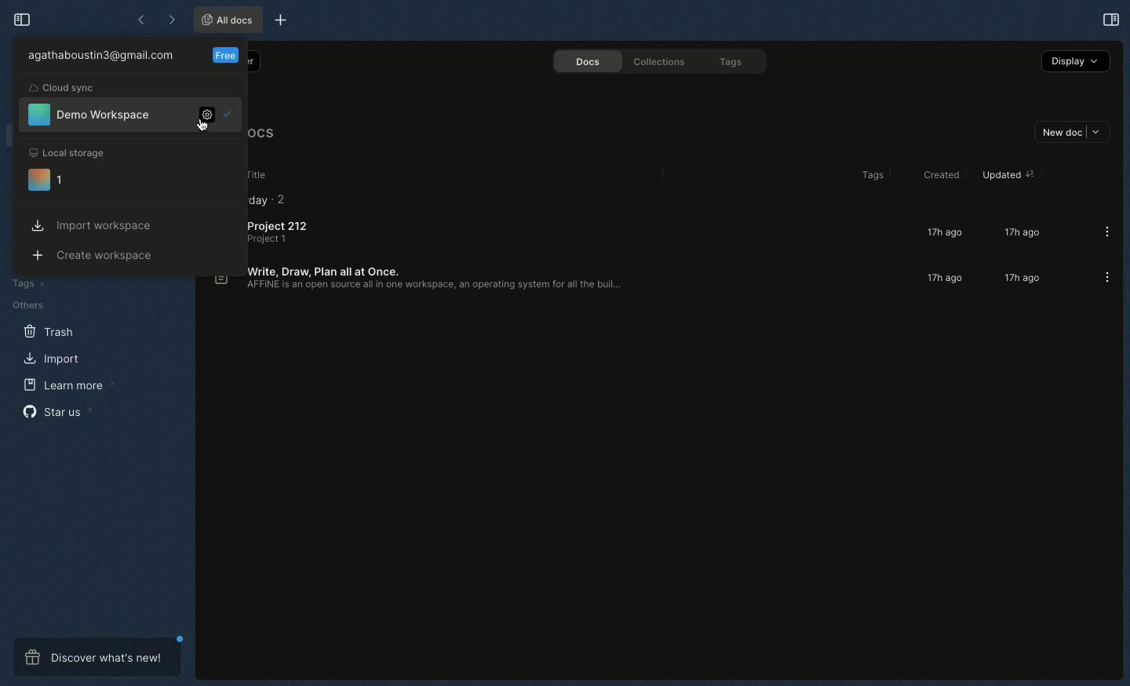 The height and width of the screenshot is (686, 1130). I want to click on cursor, so click(200, 123).